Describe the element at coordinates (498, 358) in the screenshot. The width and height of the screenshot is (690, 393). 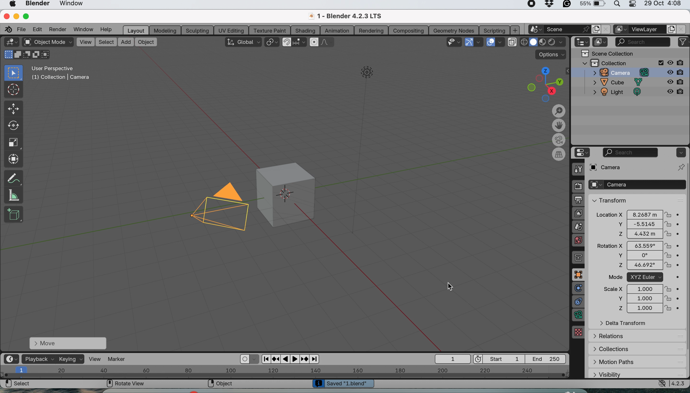
I see `start 1` at that location.